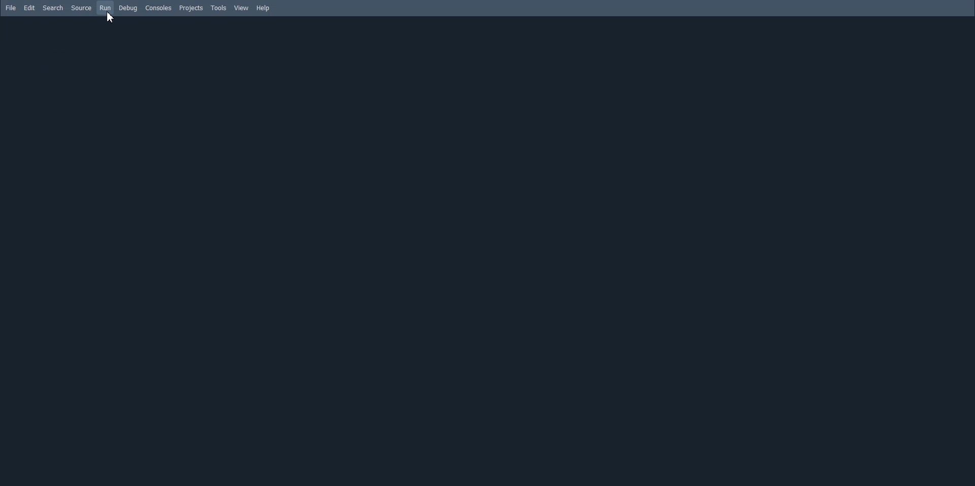  I want to click on Help, so click(263, 8).